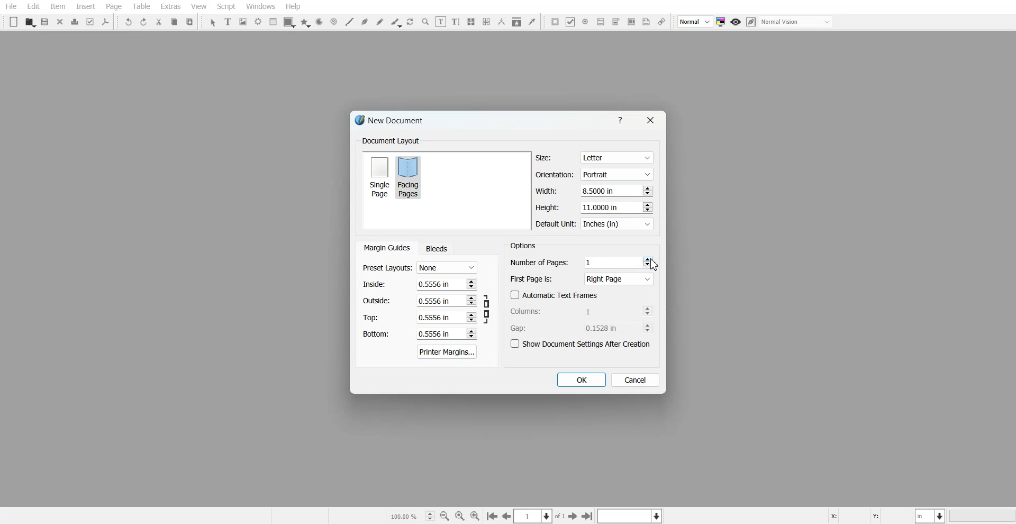 The image size is (1016, 524). What do you see at coordinates (648, 261) in the screenshot?
I see `Increase and decrease No. ` at bounding box center [648, 261].